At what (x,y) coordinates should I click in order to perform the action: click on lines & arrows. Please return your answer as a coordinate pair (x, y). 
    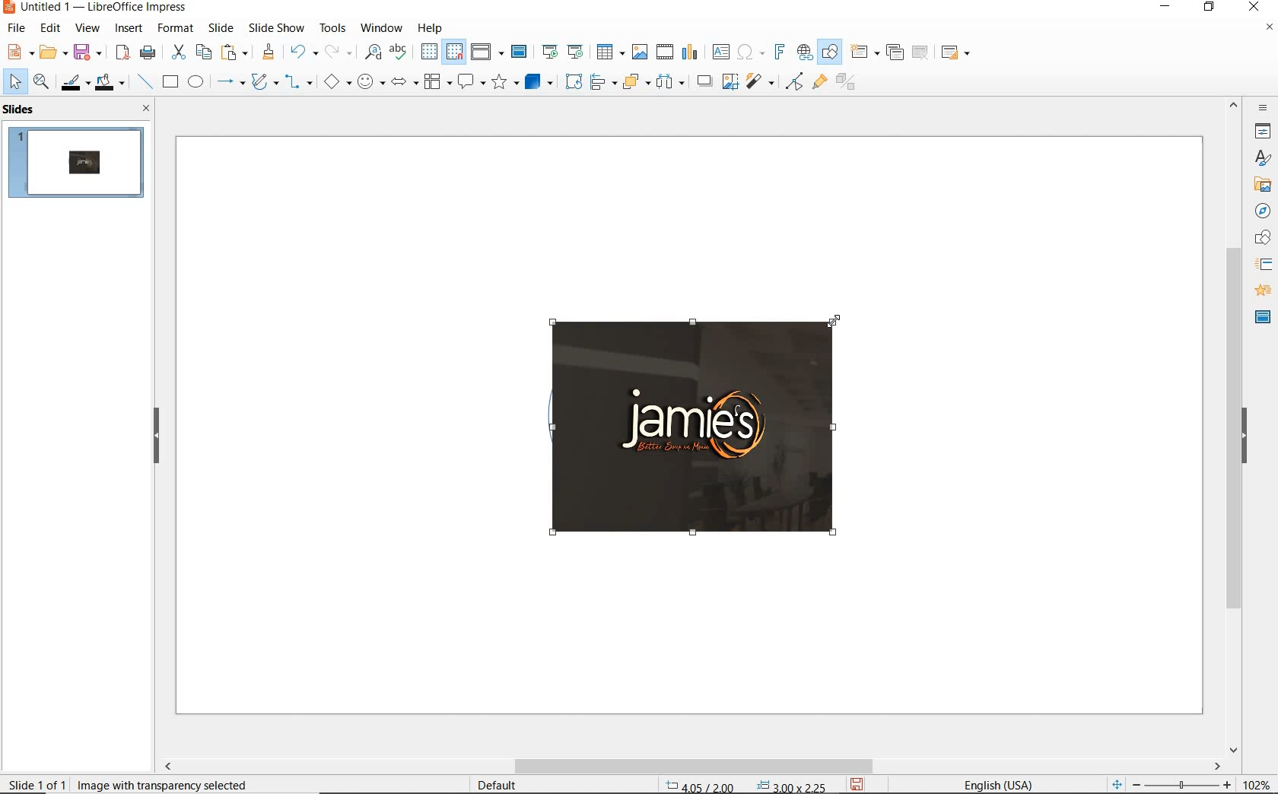
    Looking at the image, I should click on (230, 84).